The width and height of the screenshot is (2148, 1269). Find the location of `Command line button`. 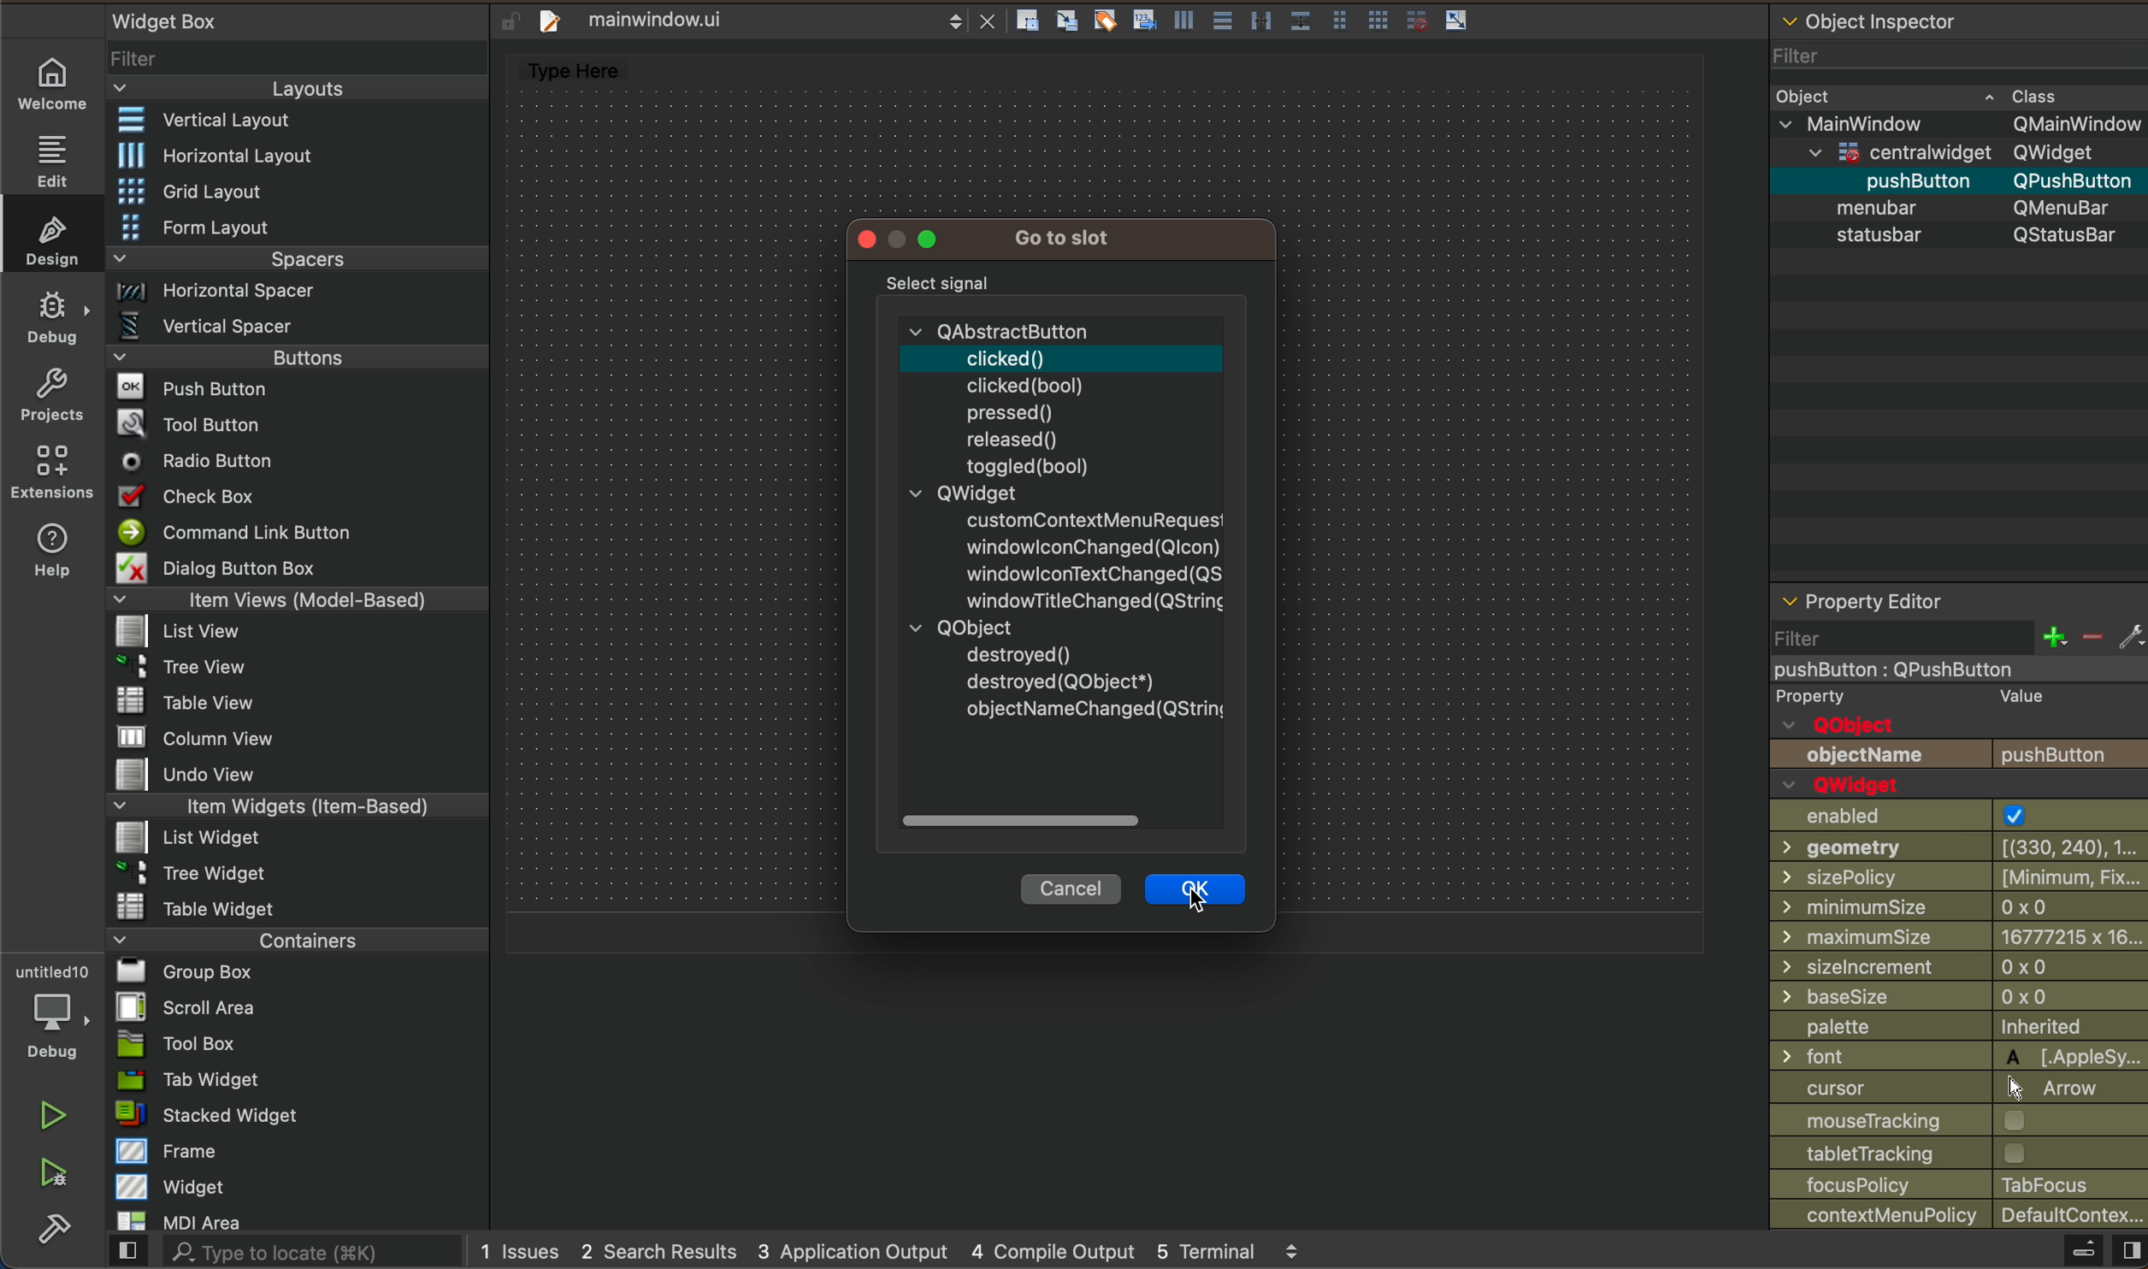

Command line button is located at coordinates (298, 532).